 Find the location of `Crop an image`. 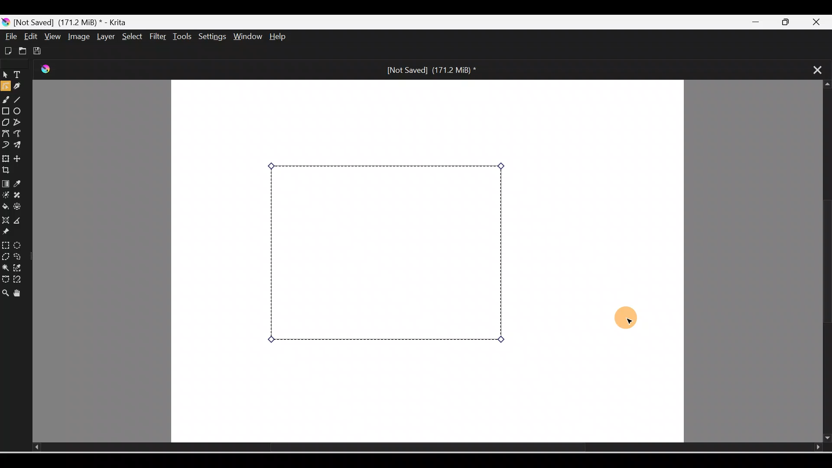

Crop an image is located at coordinates (10, 170).